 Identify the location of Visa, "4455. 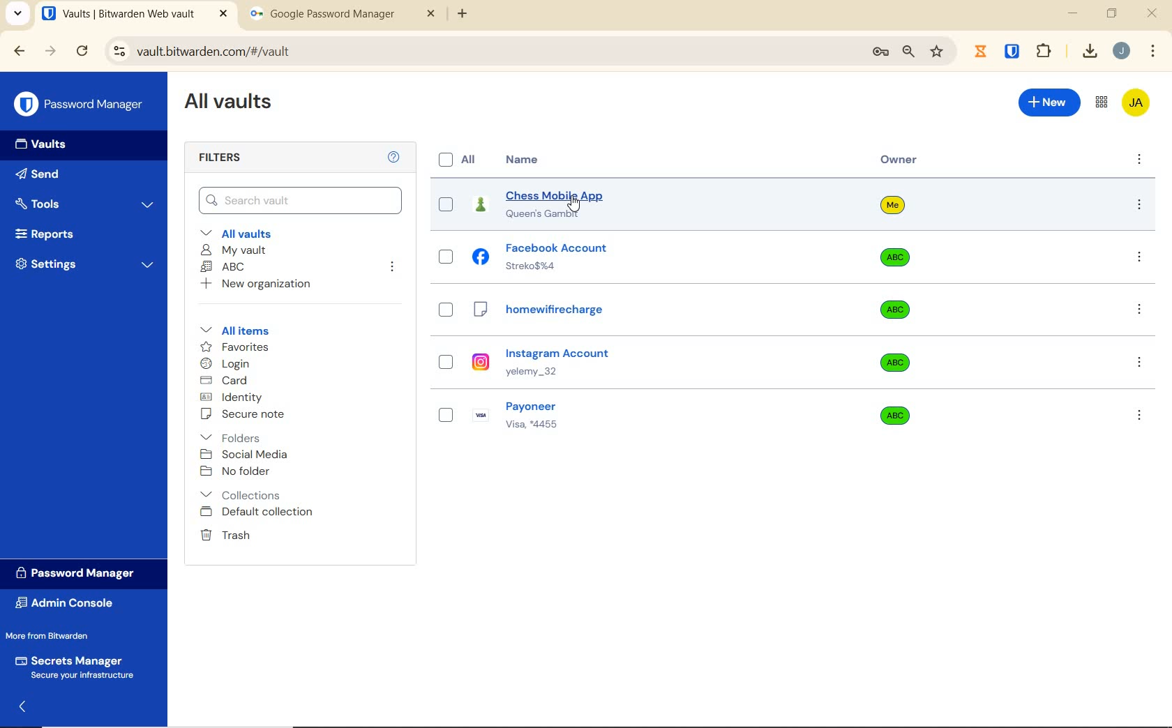
(541, 427).